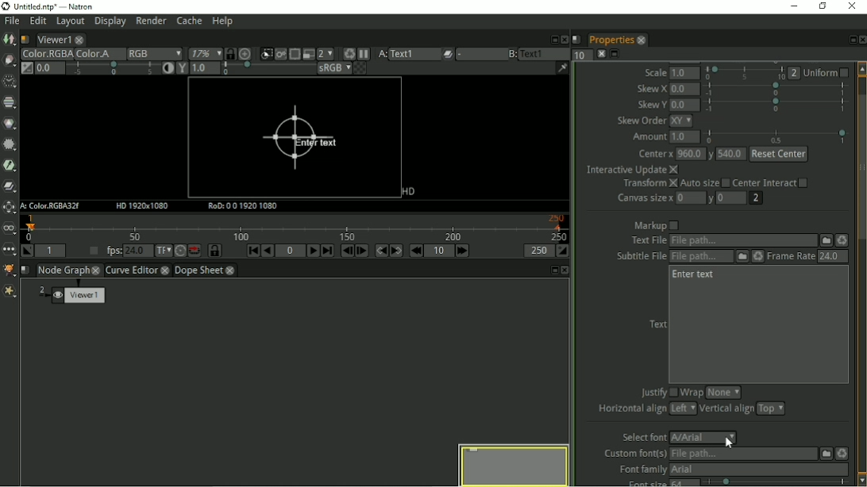 This screenshot has width=867, height=487. What do you see at coordinates (828, 72) in the screenshot?
I see `Uniform` at bounding box center [828, 72].